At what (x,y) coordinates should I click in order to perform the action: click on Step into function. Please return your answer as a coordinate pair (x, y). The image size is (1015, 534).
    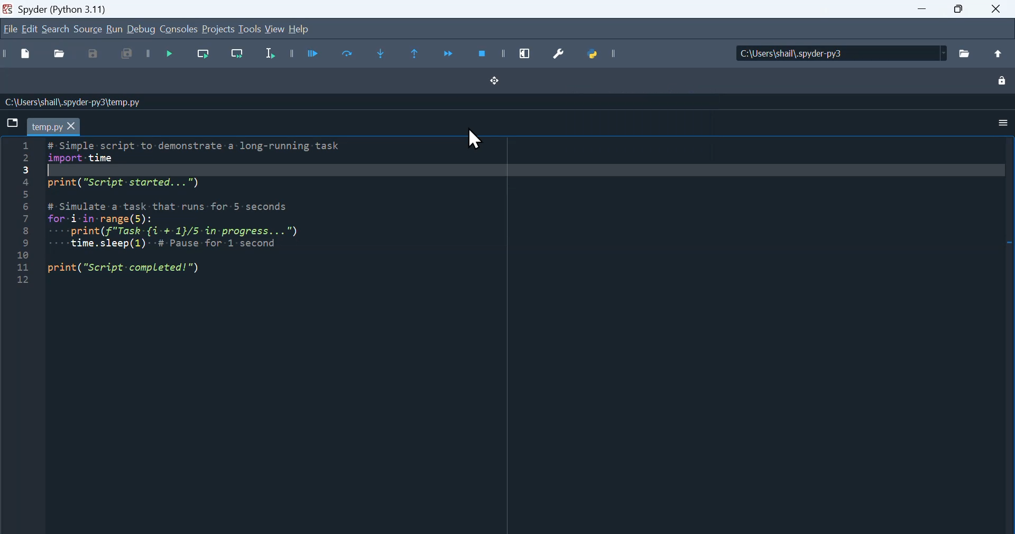
    Looking at the image, I should click on (385, 54).